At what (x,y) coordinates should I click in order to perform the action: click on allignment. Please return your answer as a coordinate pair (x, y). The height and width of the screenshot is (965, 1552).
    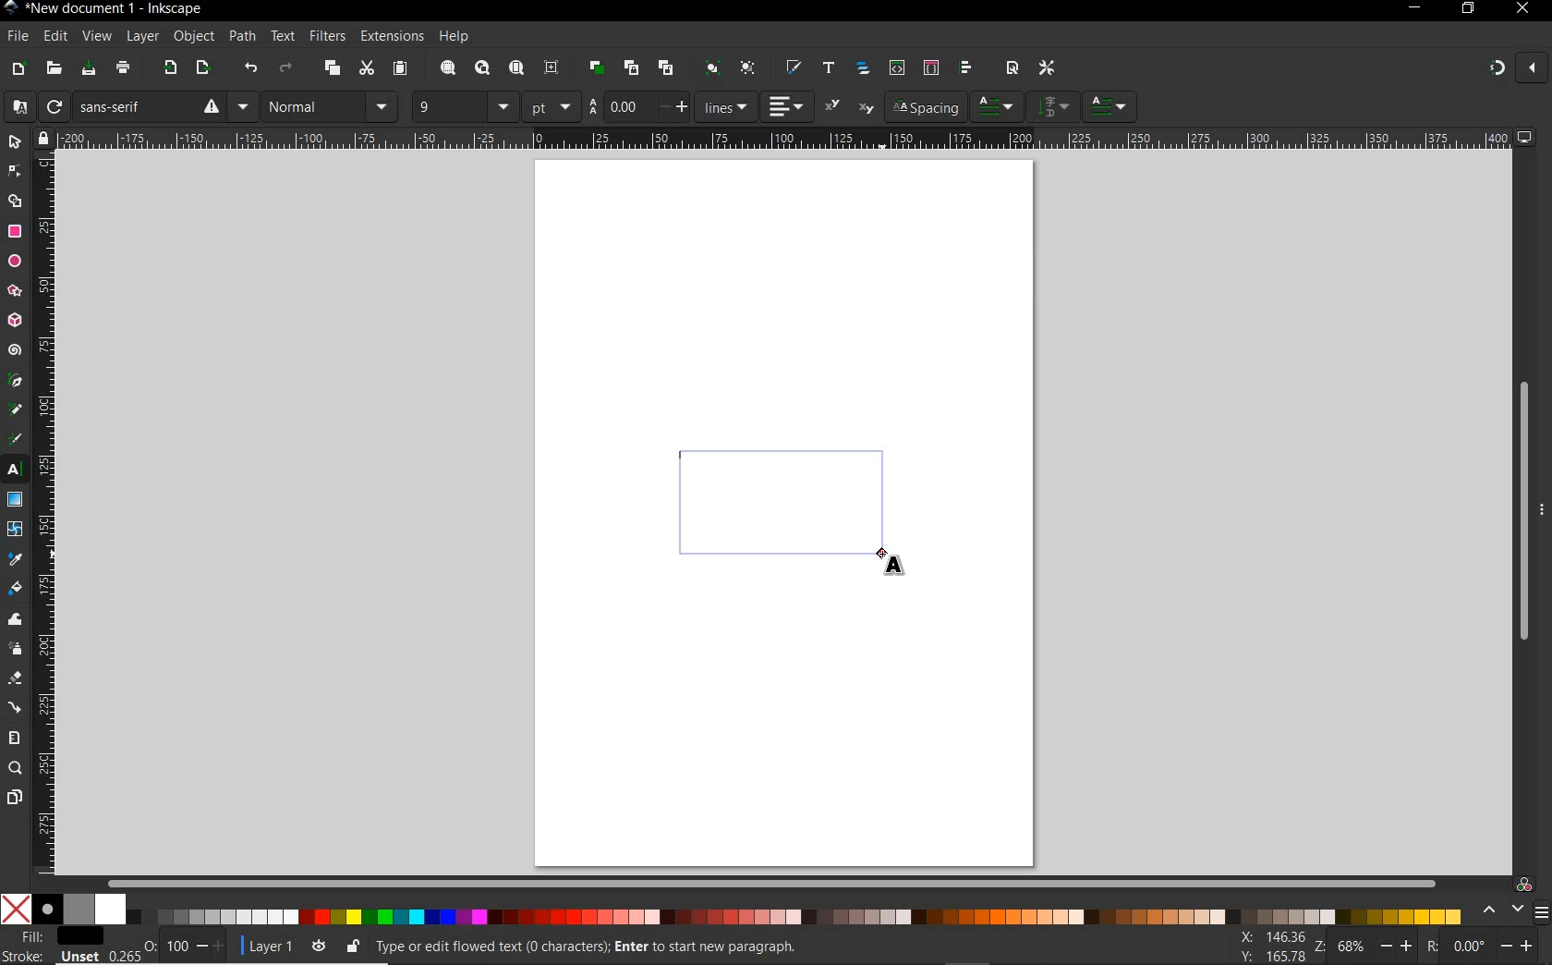
    Looking at the image, I should click on (787, 106).